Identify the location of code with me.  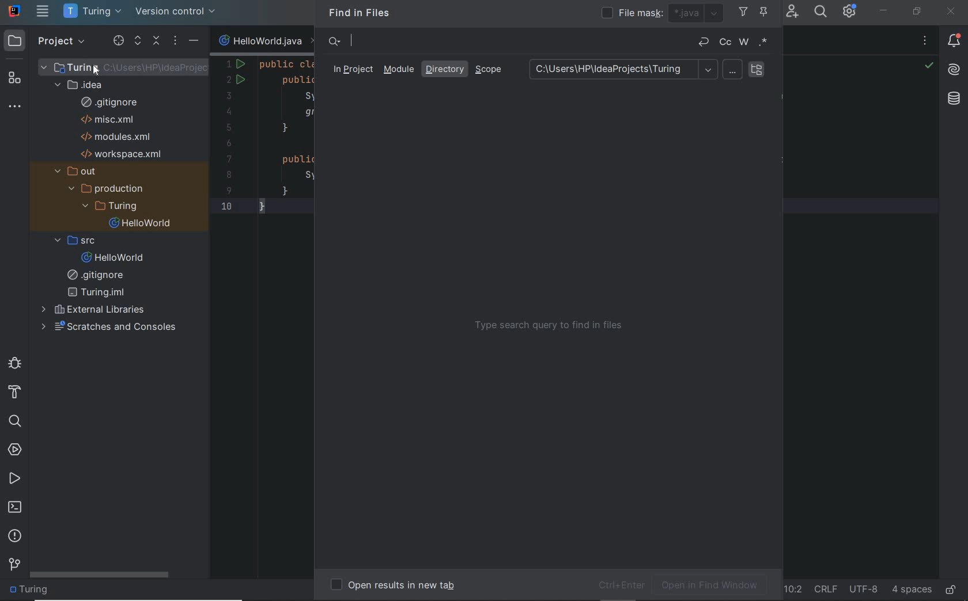
(792, 16).